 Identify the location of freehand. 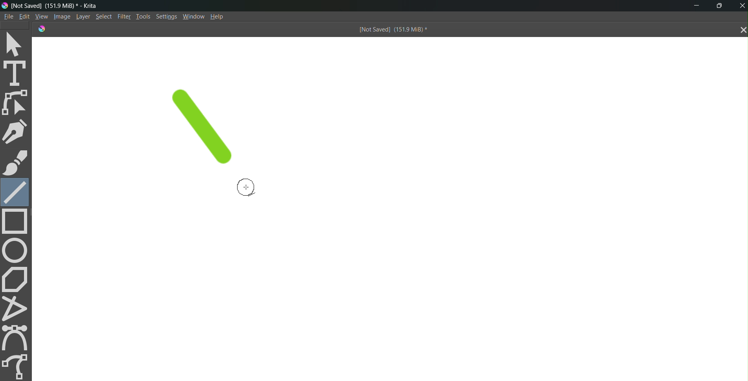
(17, 365).